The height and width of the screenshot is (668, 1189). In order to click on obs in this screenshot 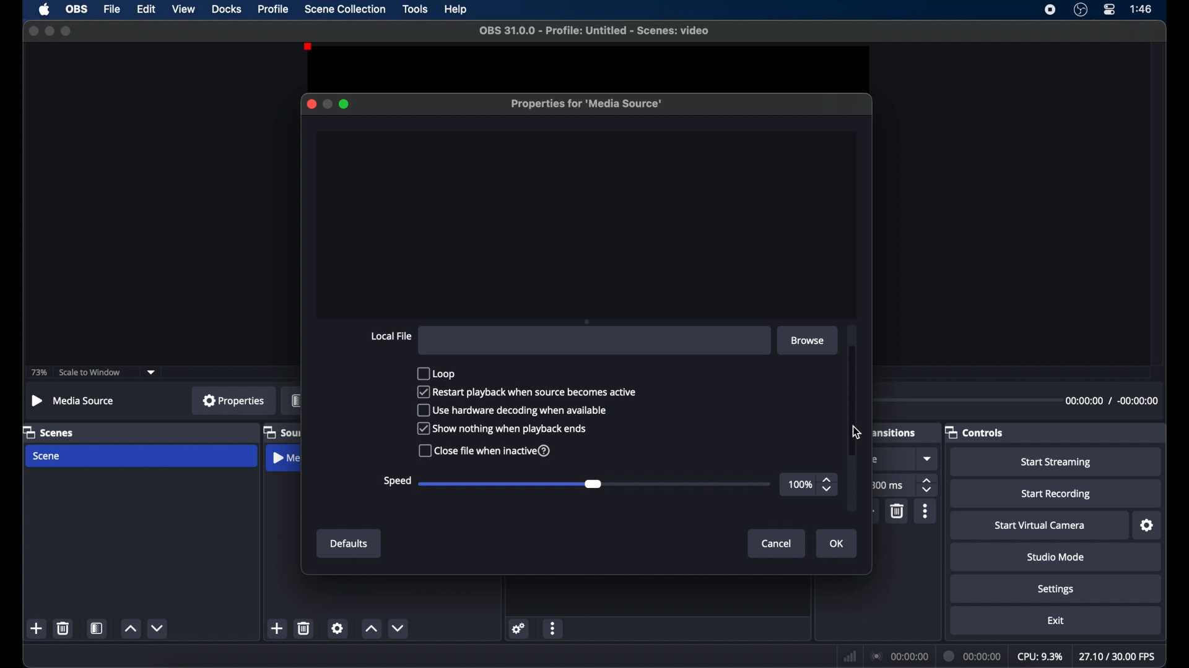, I will do `click(77, 9)`.